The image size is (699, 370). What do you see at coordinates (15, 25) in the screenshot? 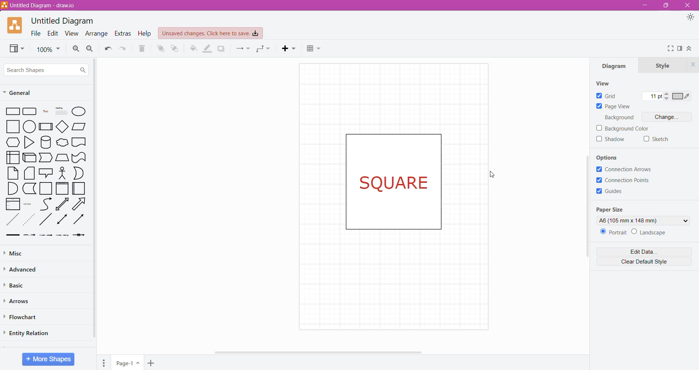
I see `Application Logo` at bounding box center [15, 25].